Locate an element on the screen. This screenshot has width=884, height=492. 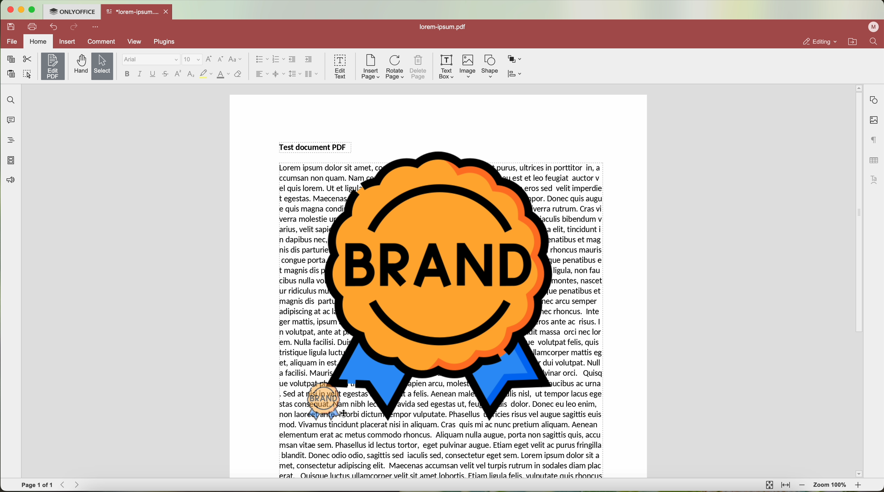
scroll bar is located at coordinates (855, 281).